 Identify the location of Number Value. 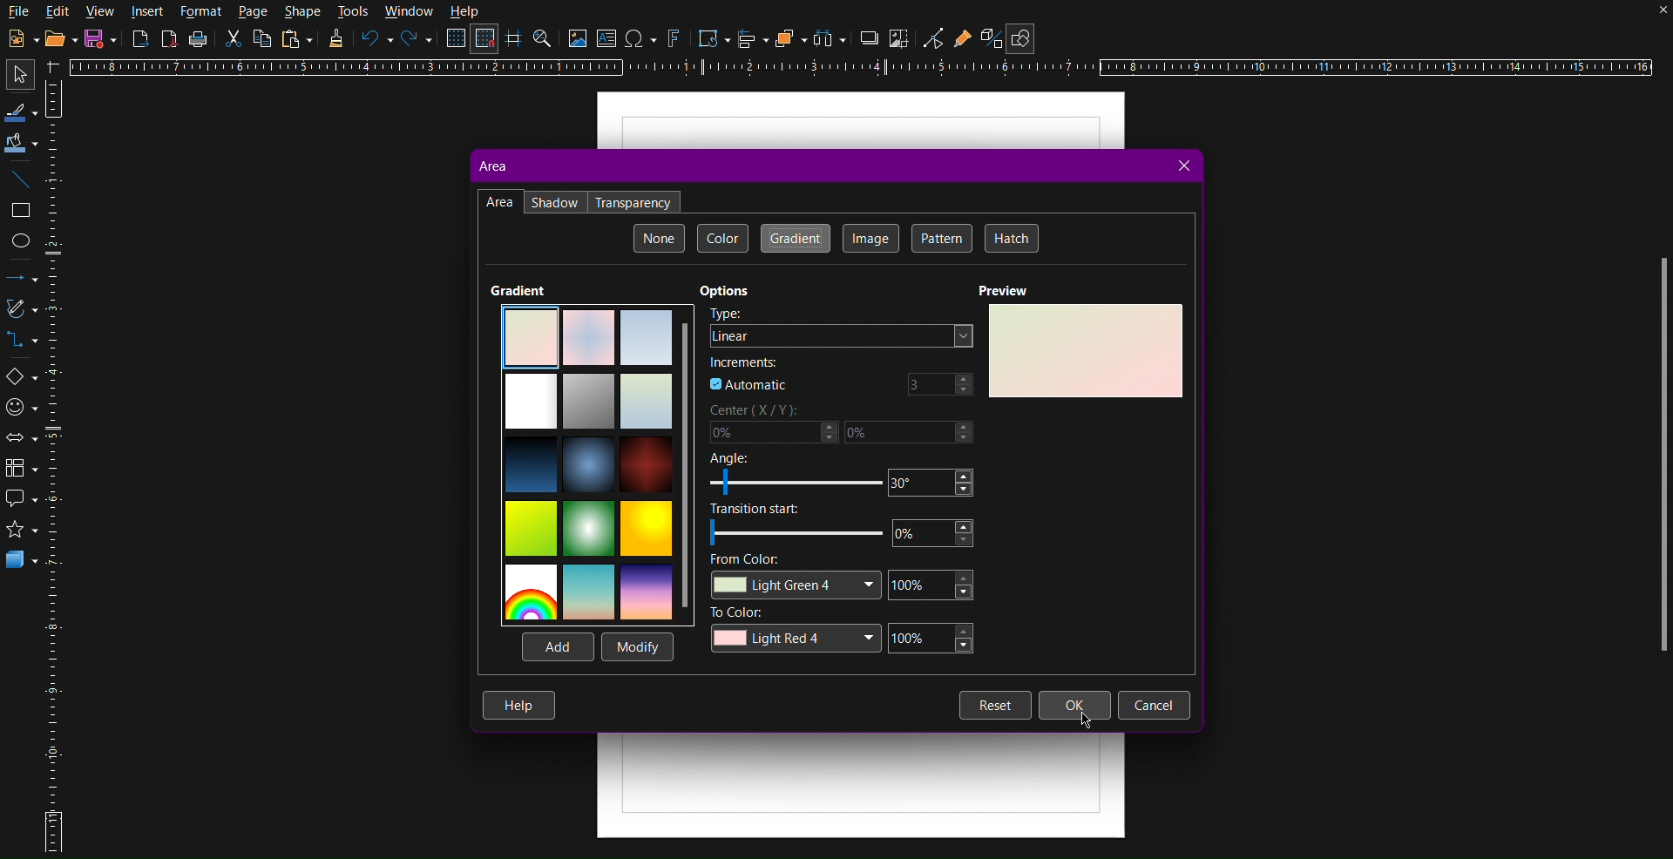
(941, 385).